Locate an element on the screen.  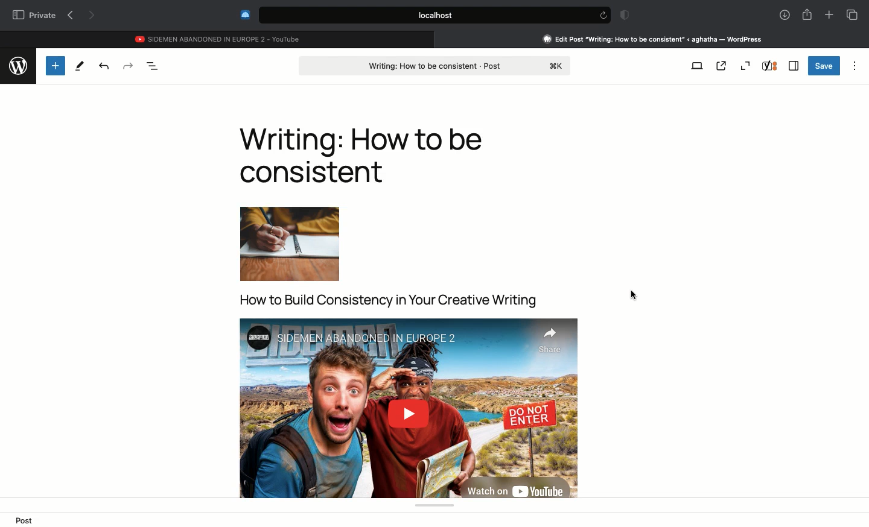
Clicking on Wordpress tab is located at coordinates (653, 39).